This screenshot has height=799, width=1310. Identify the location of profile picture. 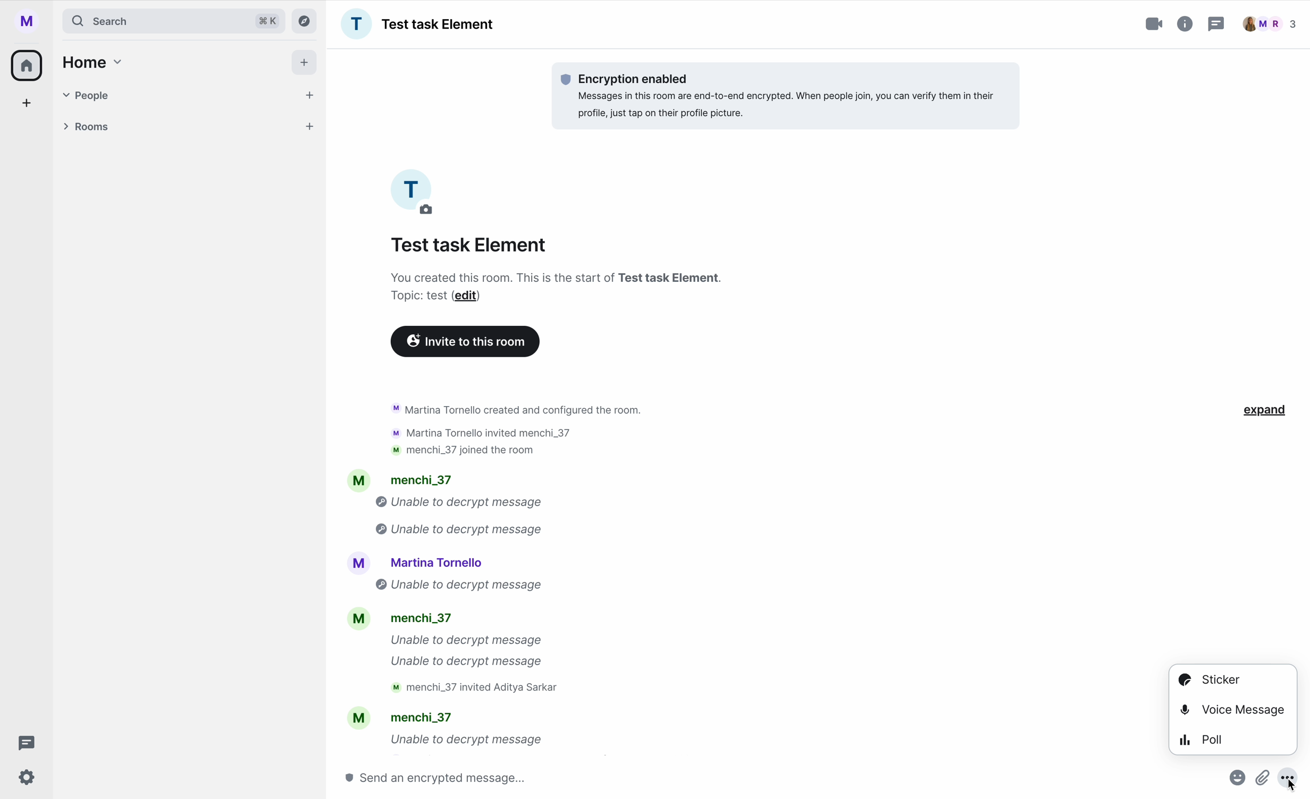
(417, 192).